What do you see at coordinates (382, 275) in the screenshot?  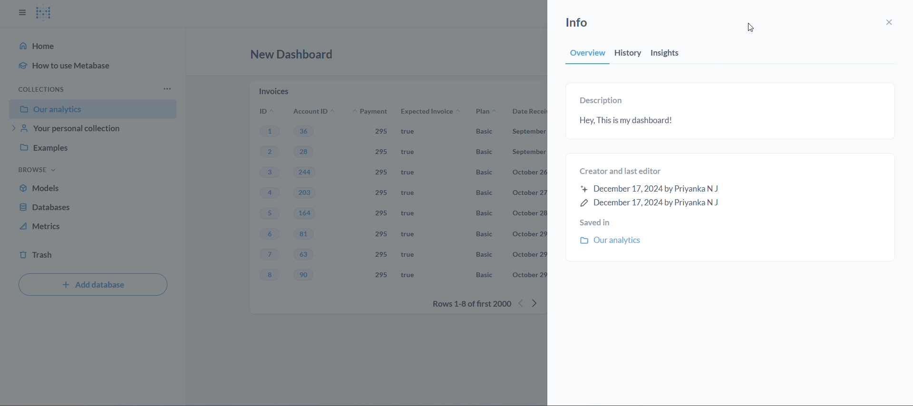 I see `295` at bounding box center [382, 275].